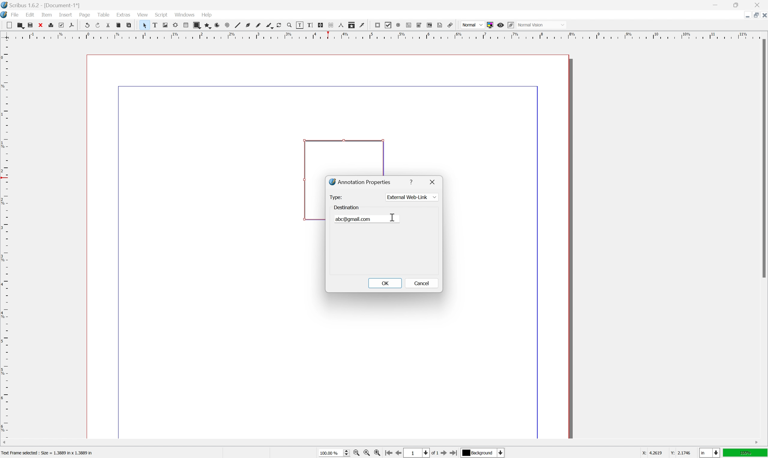 The height and width of the screenshot is (458, 768). I want to click on restore down, so click(753, 15).